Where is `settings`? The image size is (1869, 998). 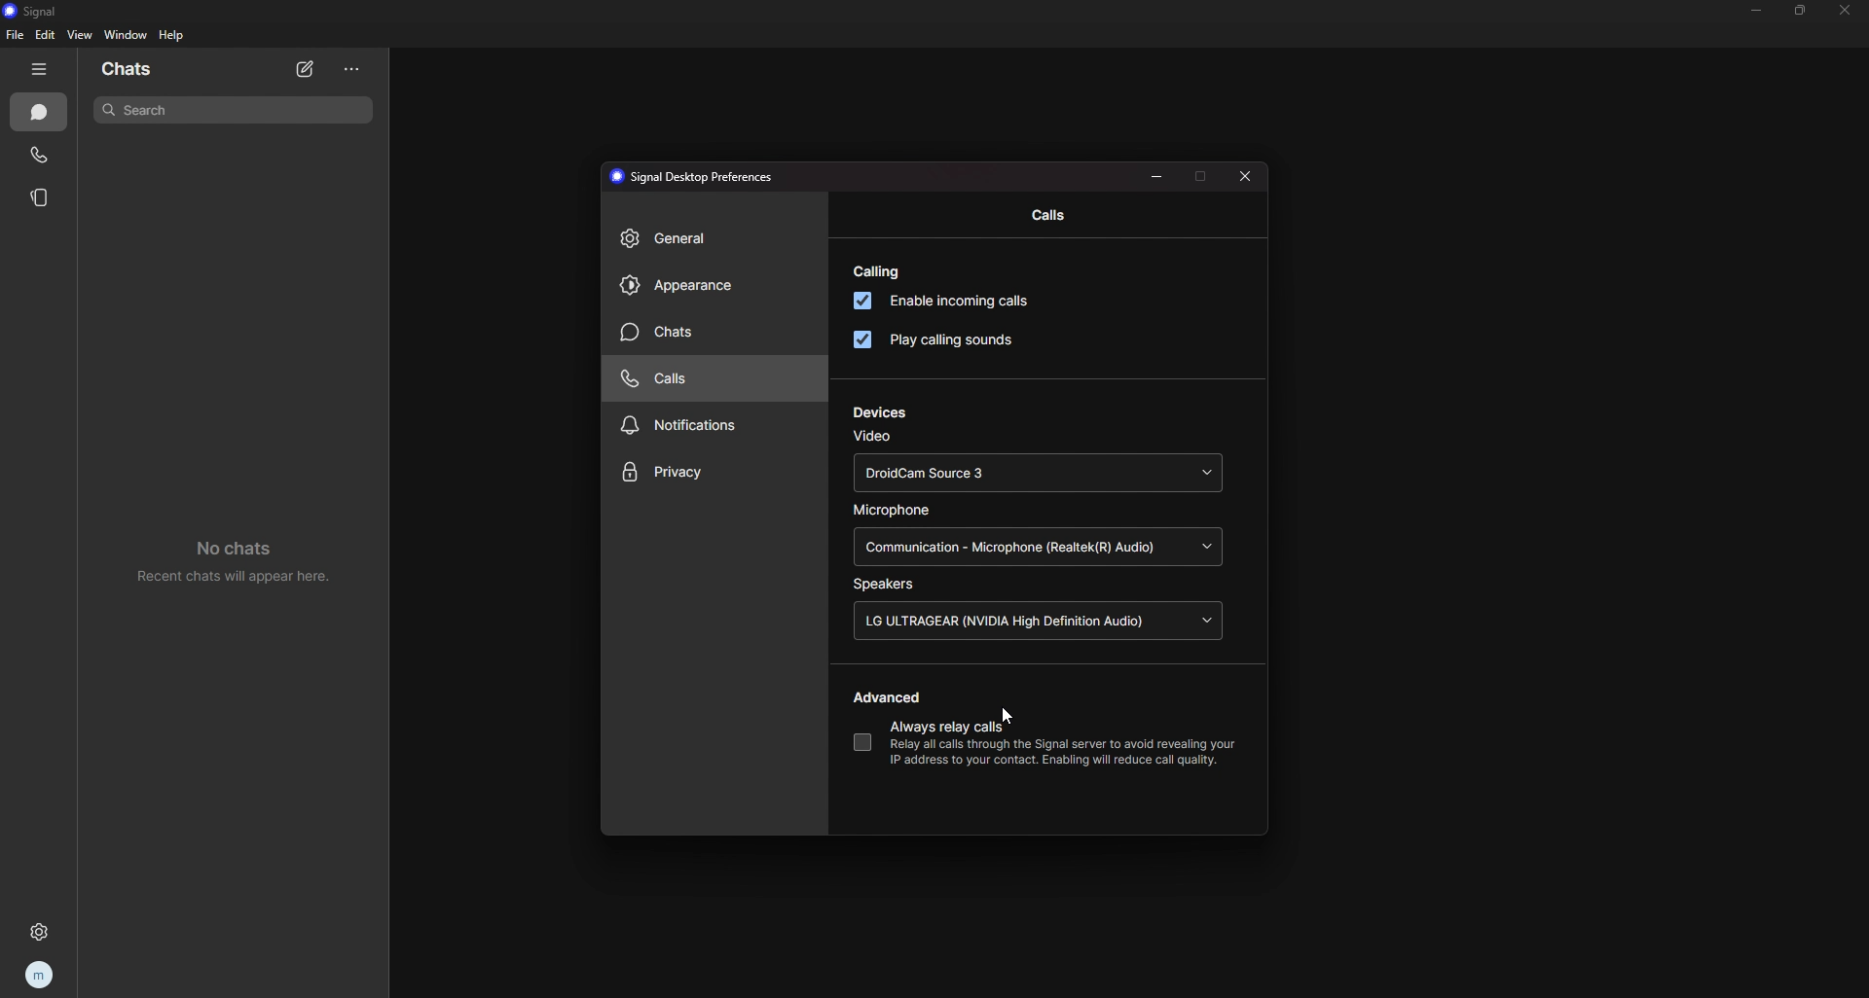
settings is located at coordinates (43, 933).